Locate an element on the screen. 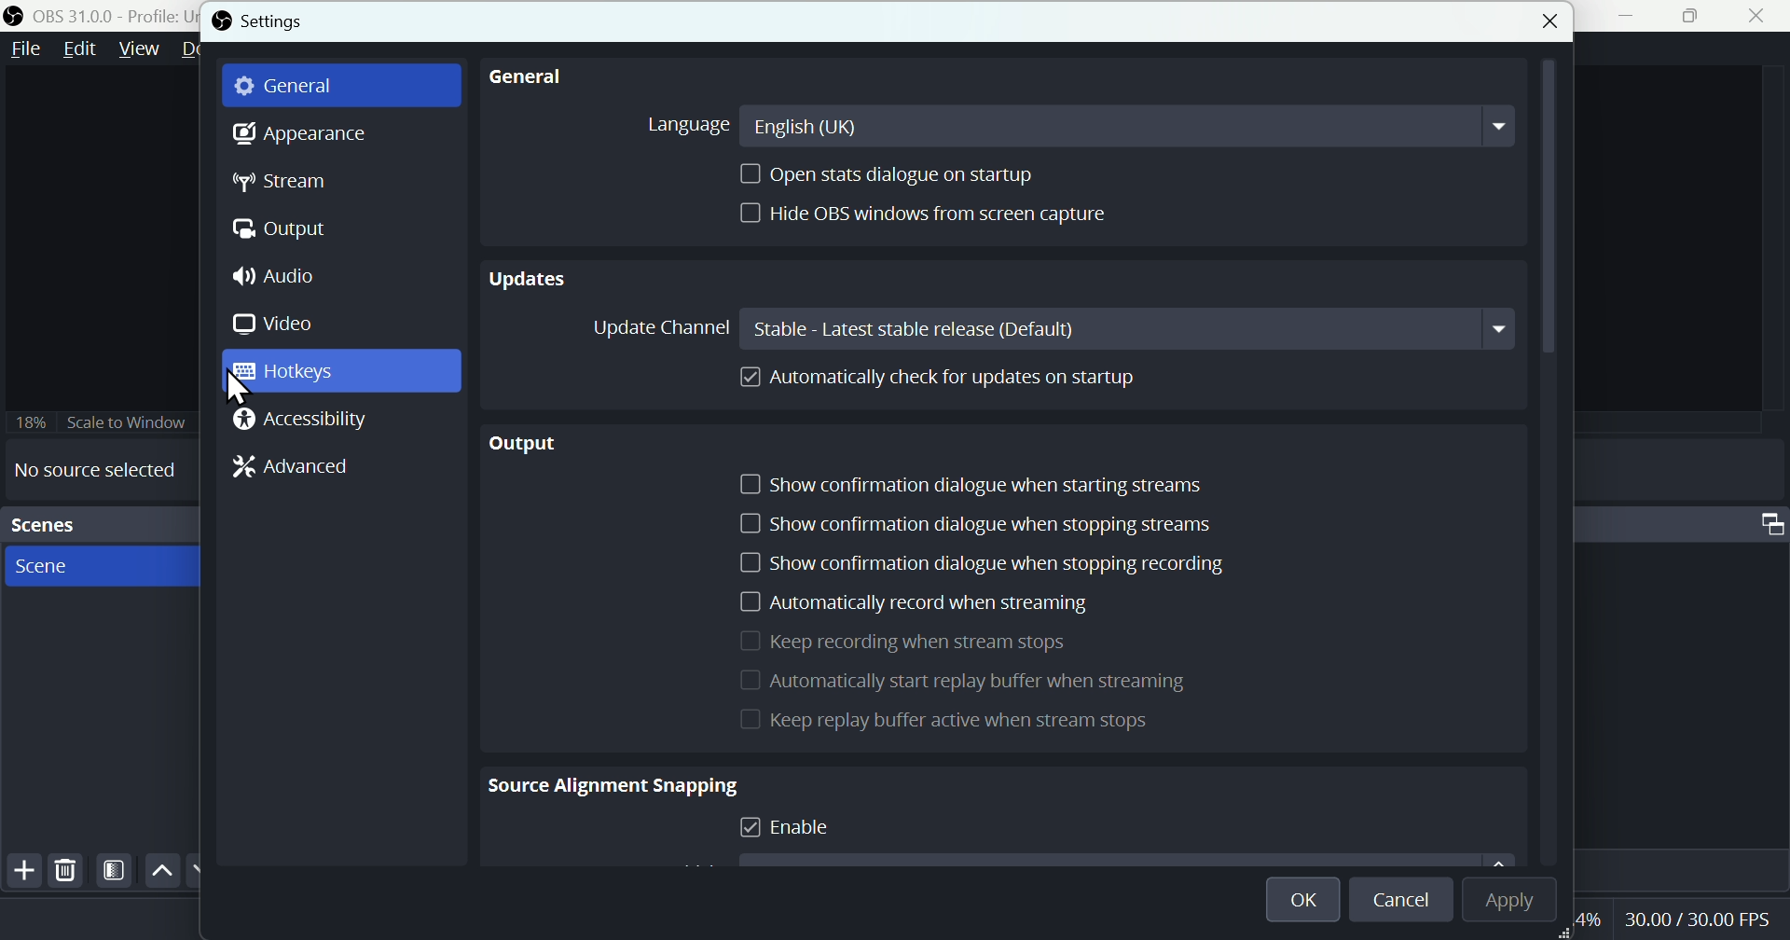  scroll bar is located at coordinates (1554, 222).